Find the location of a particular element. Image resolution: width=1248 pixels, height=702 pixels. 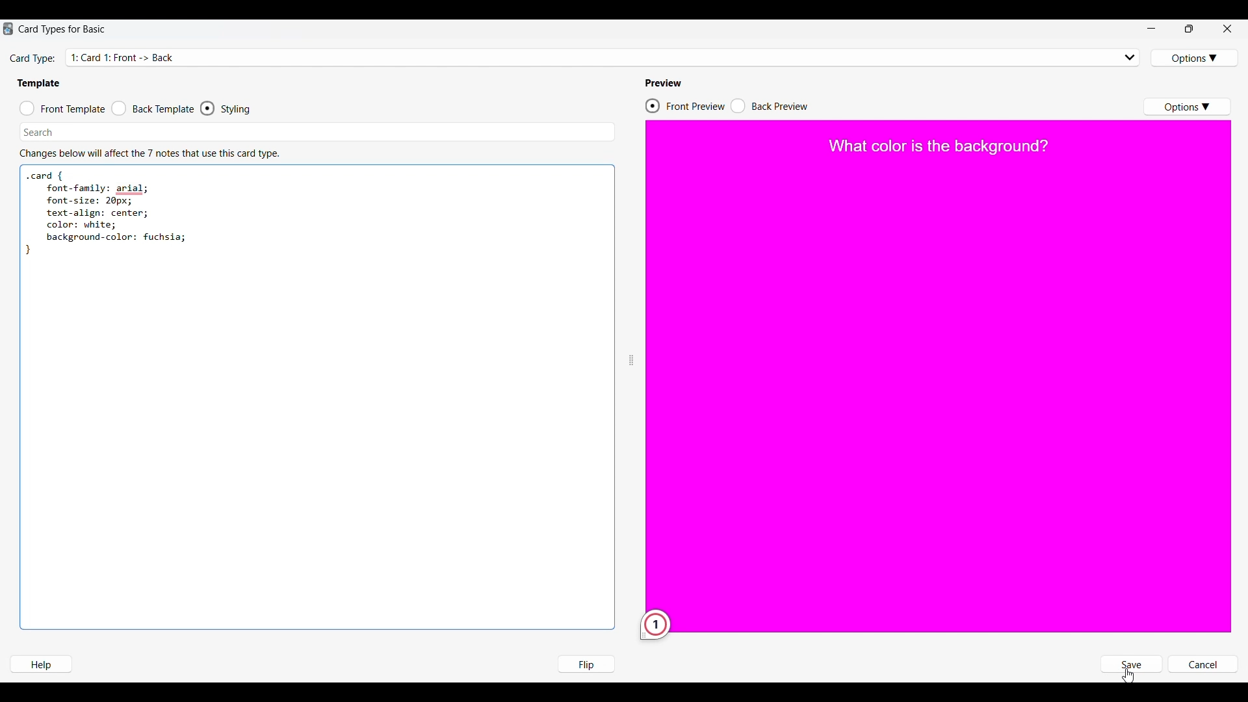

Indicates card type setting is located at coordinates (33, 59).